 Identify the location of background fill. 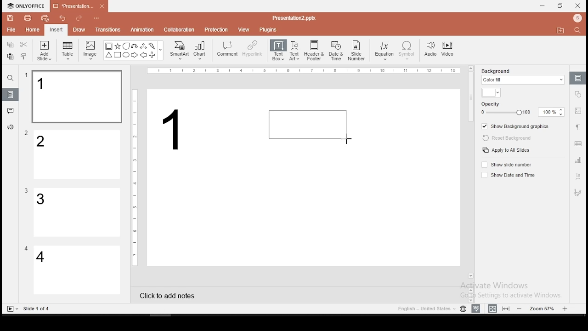
(522, 75).